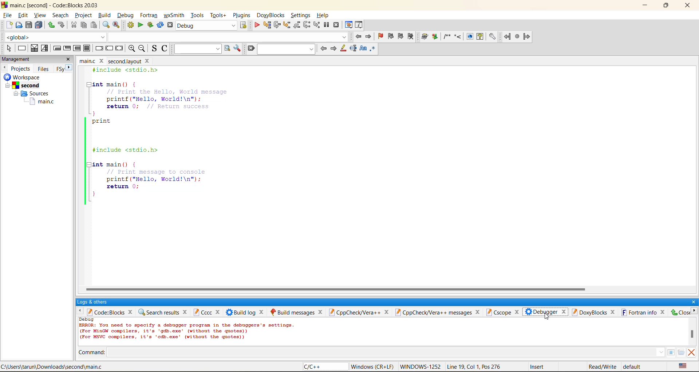  I want to click on previous bookmark, so click(391, 36).